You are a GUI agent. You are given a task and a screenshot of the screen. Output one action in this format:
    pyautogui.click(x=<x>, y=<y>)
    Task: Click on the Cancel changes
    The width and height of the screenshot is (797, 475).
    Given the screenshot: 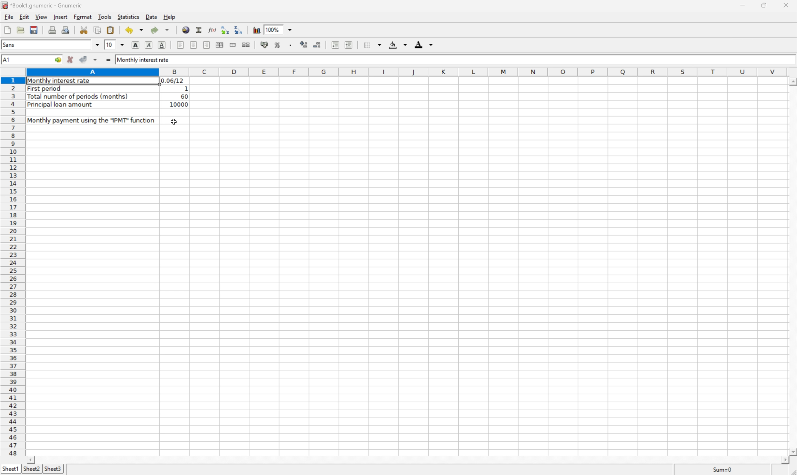 What is the action you would take?
    pyautogui.click(x=70, y=59)
    